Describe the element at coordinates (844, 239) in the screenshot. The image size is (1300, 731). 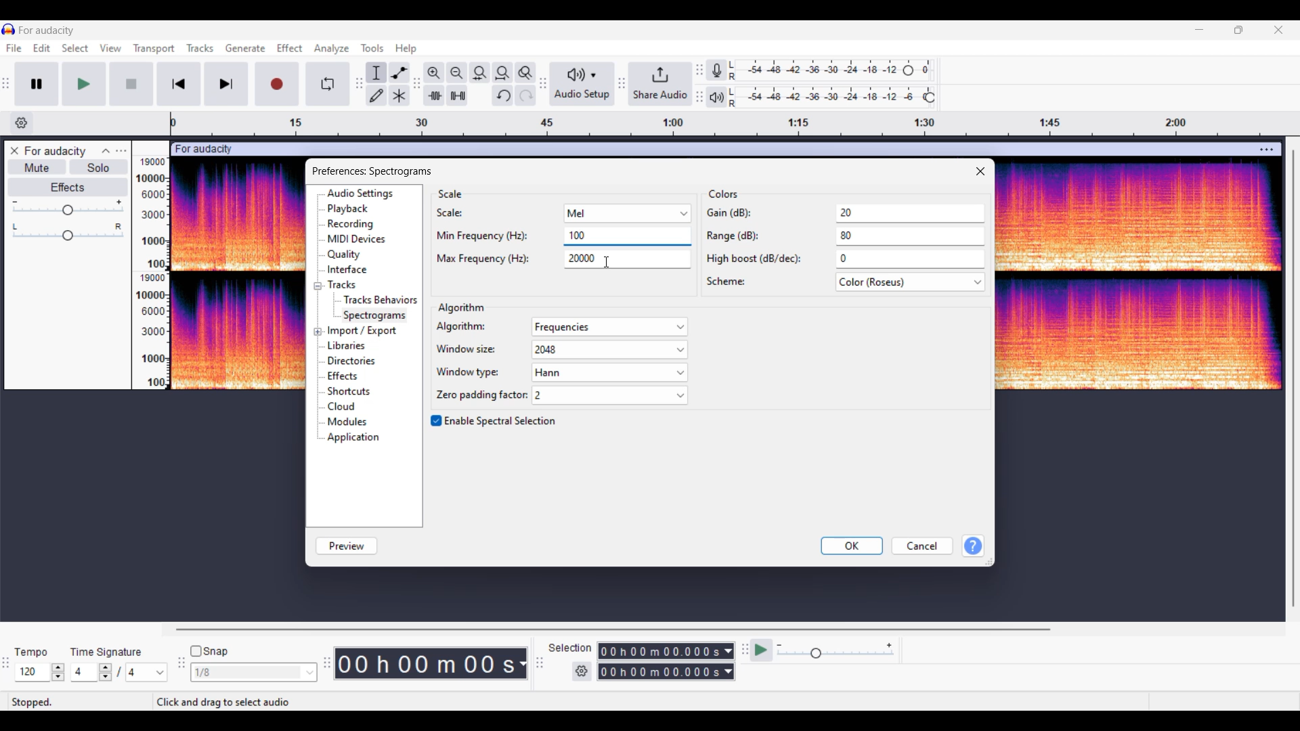
I see `range` at that location.